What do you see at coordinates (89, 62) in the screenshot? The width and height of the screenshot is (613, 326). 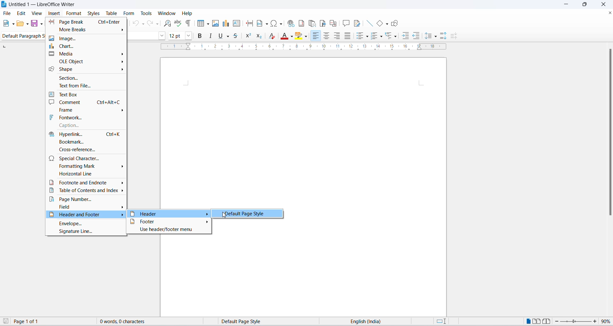 I see `OLE OBJECTS` at bounding box center [89, 62].